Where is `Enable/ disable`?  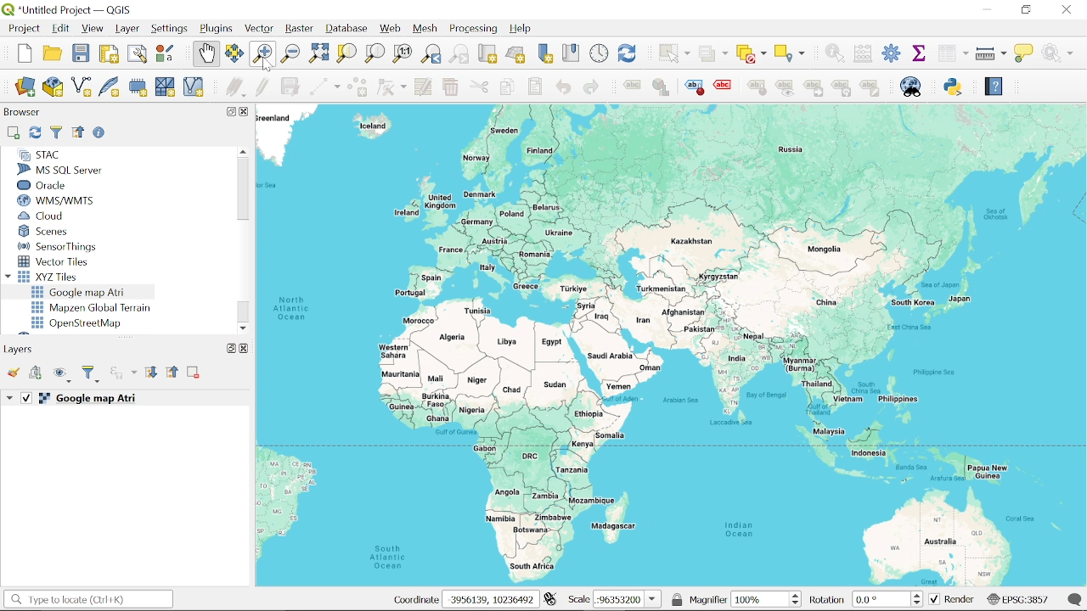
Enable/ disable is located at coordinates (101, 134).